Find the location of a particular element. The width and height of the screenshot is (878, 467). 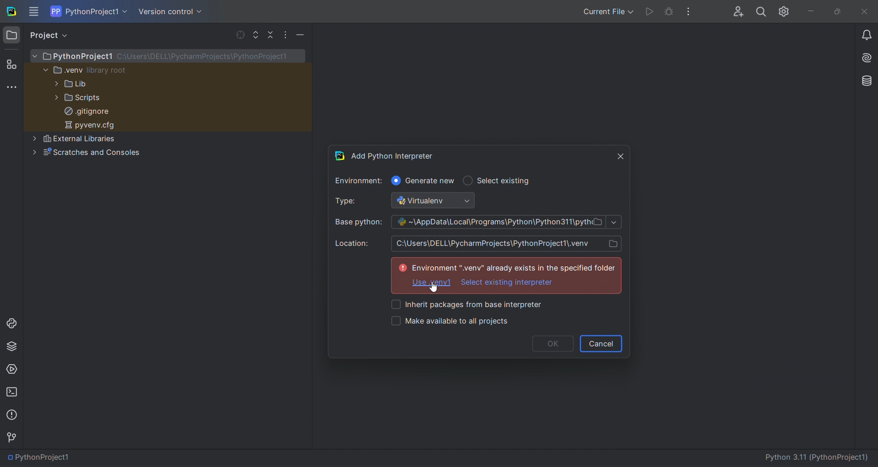

ok is located at coordinates (551, 344).